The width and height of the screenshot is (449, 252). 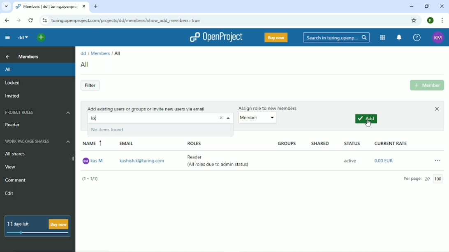 What do you see at coordinates (352, 143) in the screenshot?
I see `Status` at bounding box center [352, 143].